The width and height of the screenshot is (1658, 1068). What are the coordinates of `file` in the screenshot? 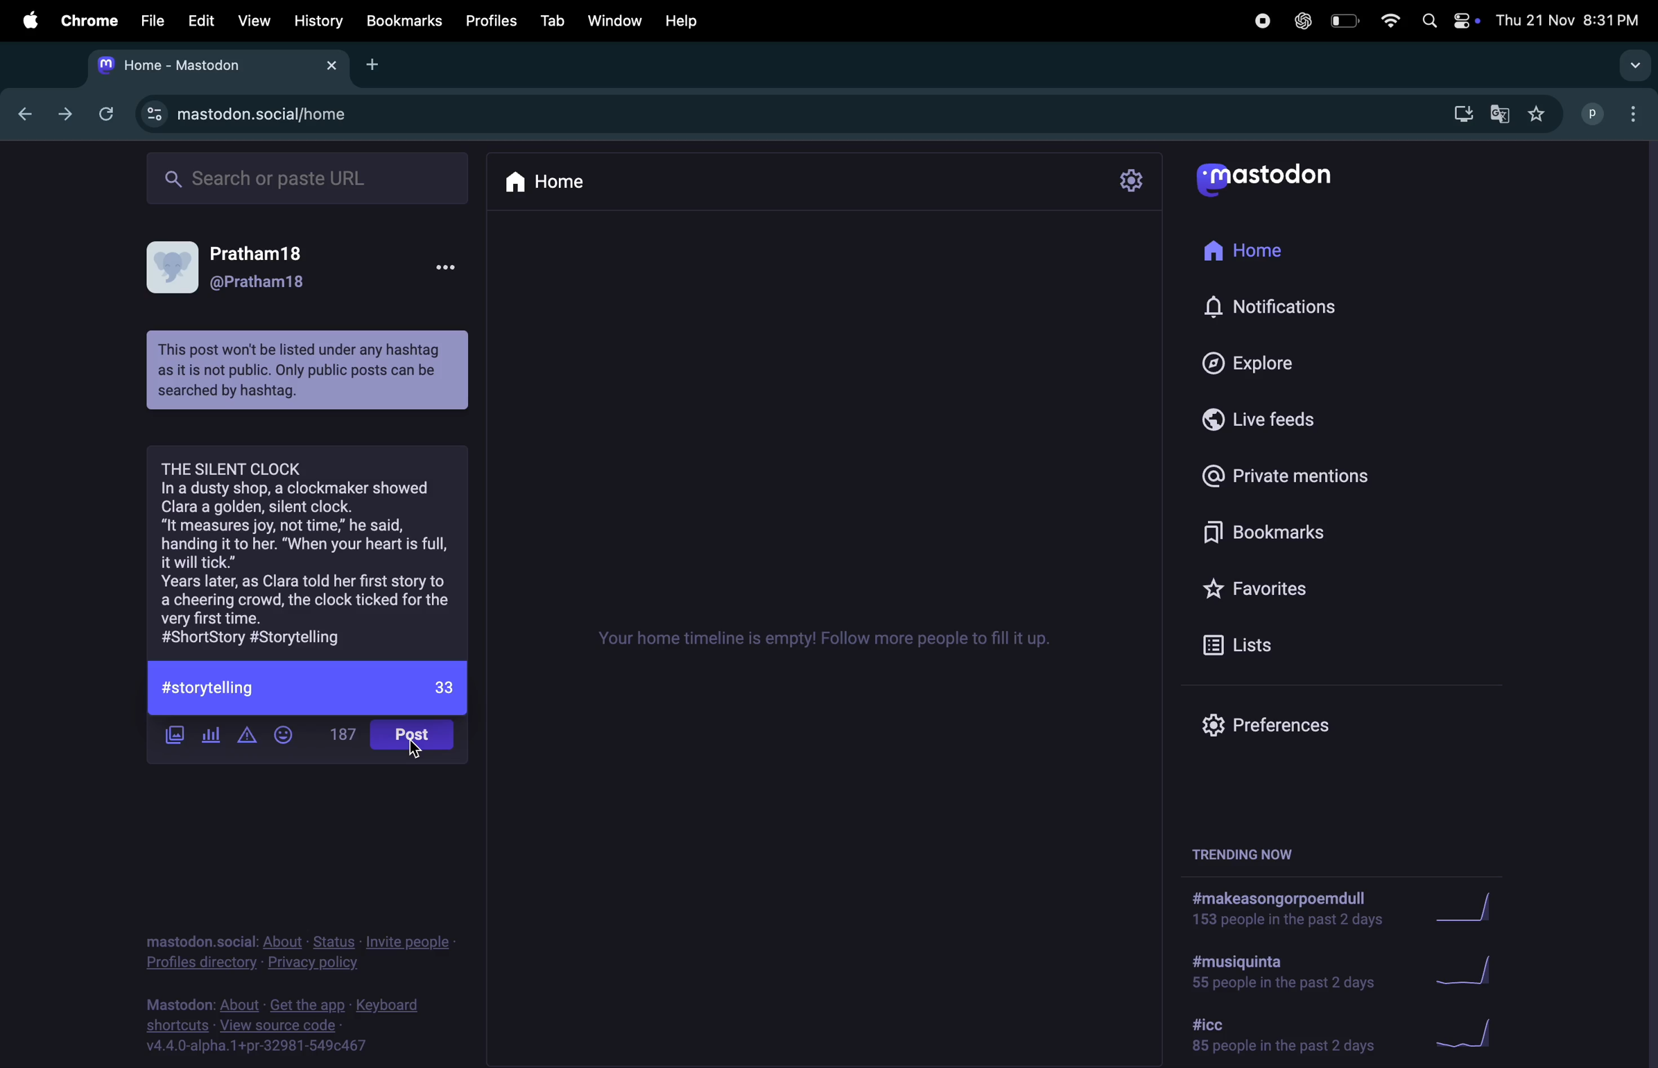 It's located at (154, 21).